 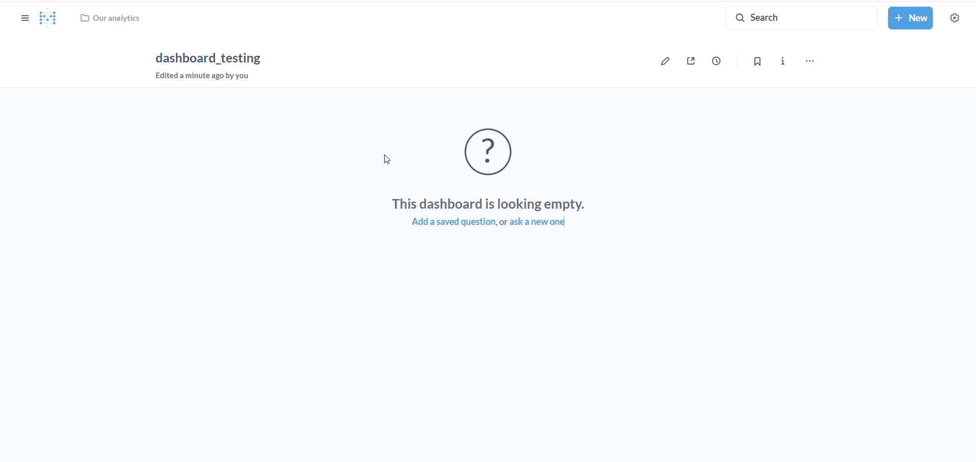 I want to click on time, so click(x=722, y=62).